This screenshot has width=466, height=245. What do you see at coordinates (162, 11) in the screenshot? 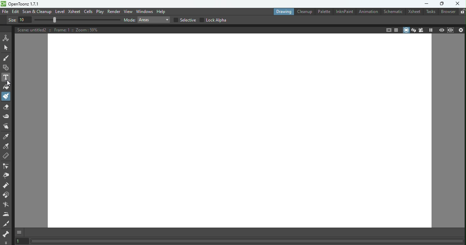
I see `Help` at bounding box center [162, 11].